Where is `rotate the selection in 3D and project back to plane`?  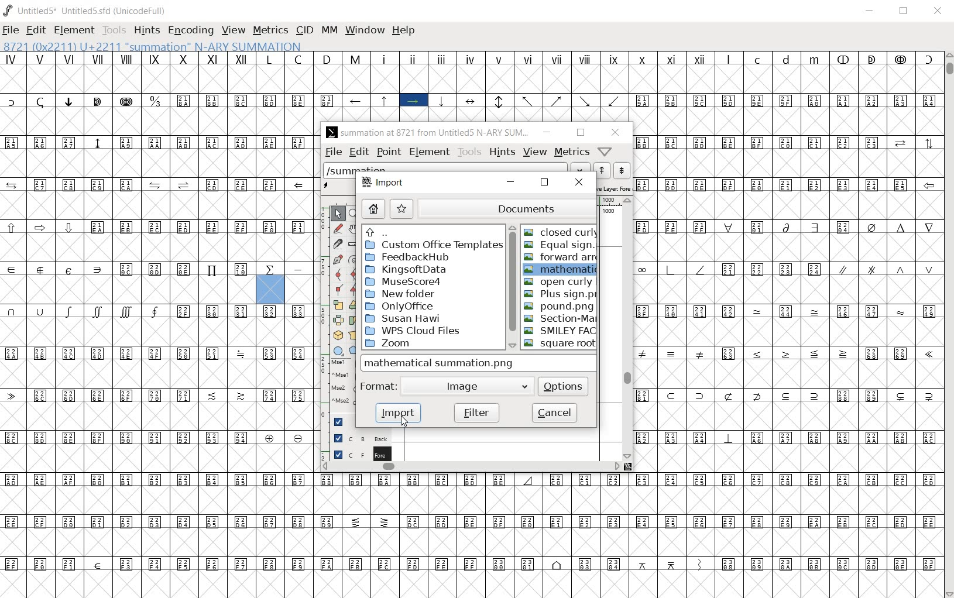
rotate the selection in 3D and project back to plane is located at coordinates (338, 335).